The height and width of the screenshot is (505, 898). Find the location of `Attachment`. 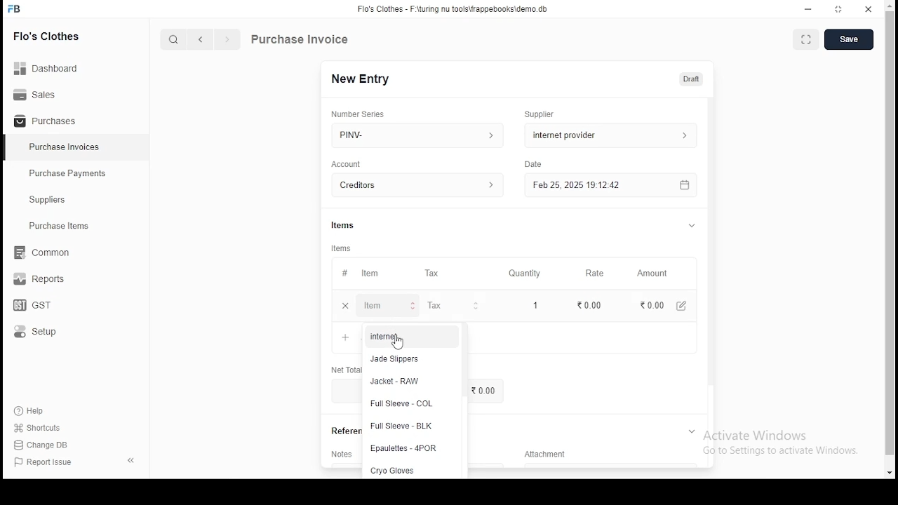

Attachment is located at coordinates (547, 455).